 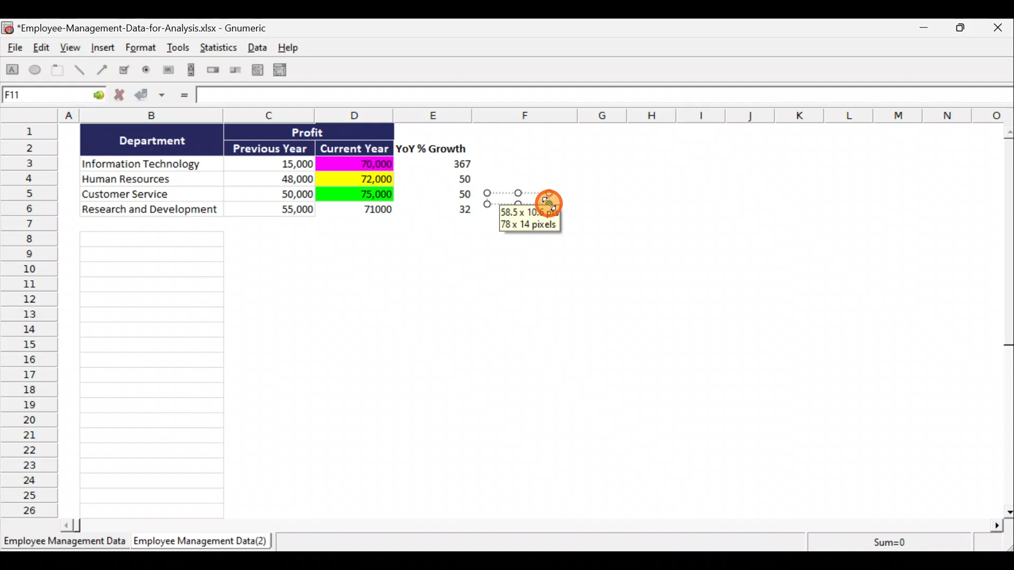 What do you see at coordinates (32, 319) in the screenshot?
I see `Rows` at bounding box center [32, 319].